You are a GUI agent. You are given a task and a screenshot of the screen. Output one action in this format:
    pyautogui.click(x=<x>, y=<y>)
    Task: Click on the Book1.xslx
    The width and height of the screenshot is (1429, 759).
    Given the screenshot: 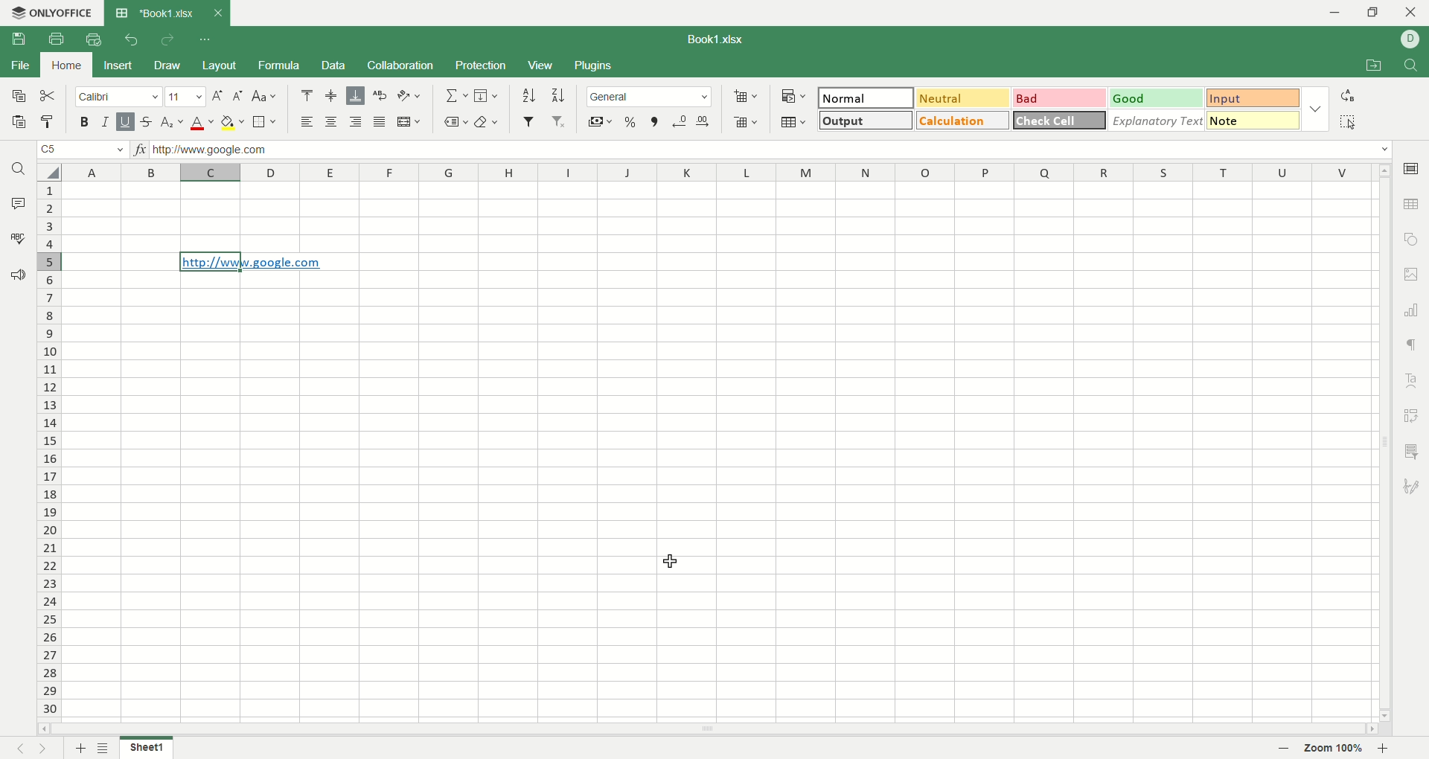 What is the action you would take?
    pyautogui.click(x=167, y=13)
    